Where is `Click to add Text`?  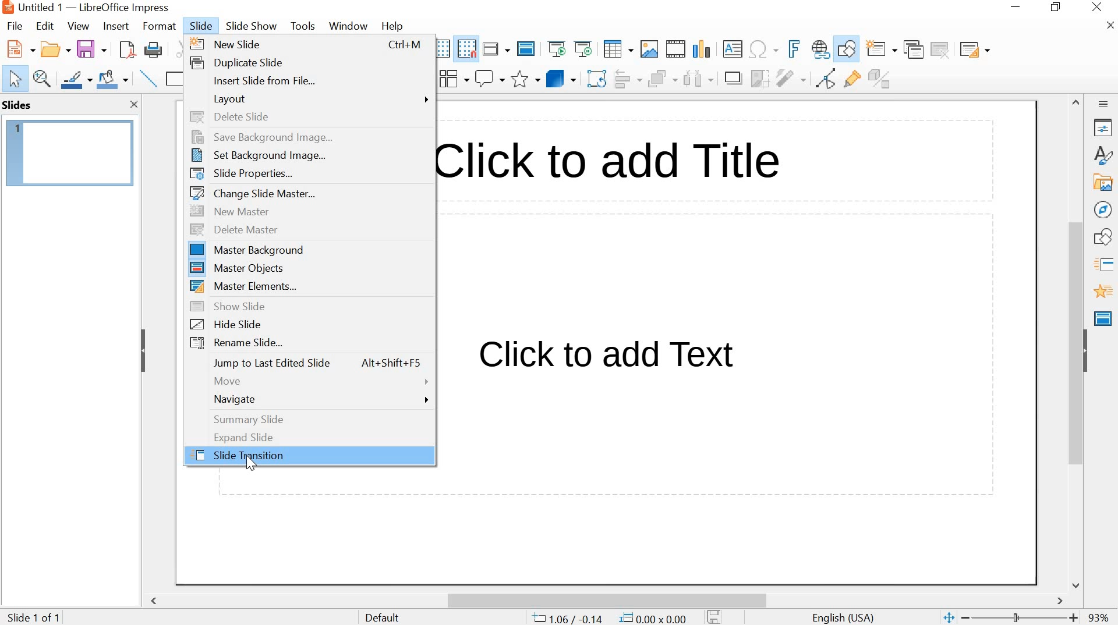 Click to add Text is located at coordinates (620, 359).